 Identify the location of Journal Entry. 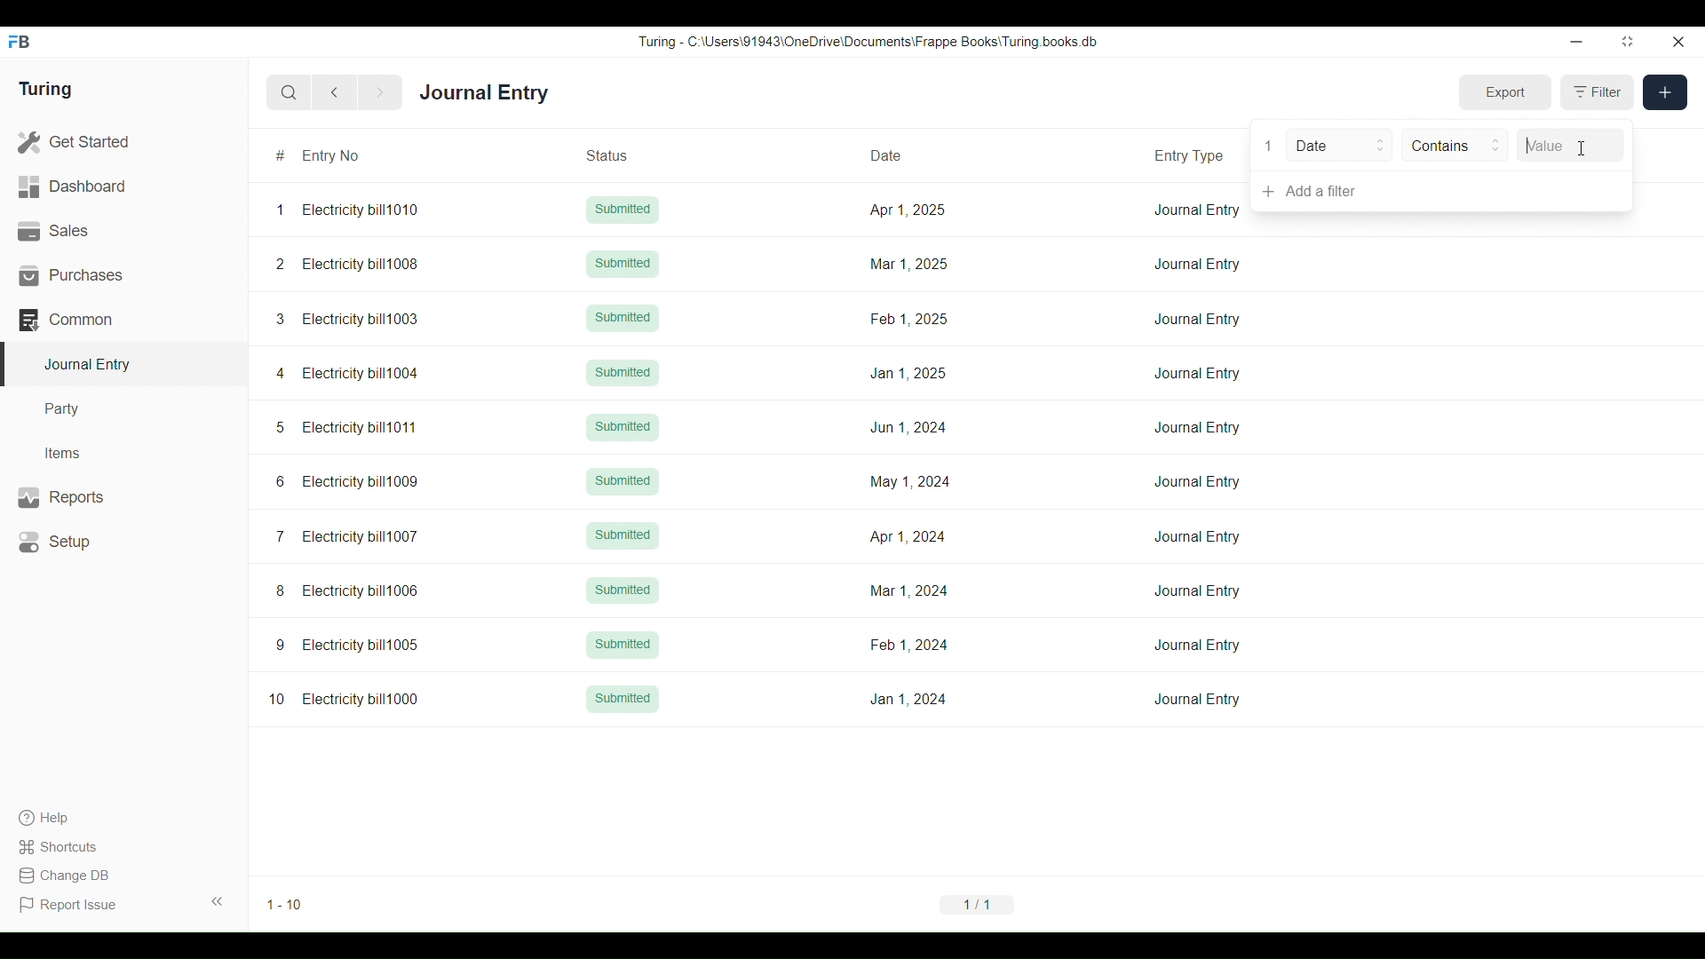
(1197, 646).